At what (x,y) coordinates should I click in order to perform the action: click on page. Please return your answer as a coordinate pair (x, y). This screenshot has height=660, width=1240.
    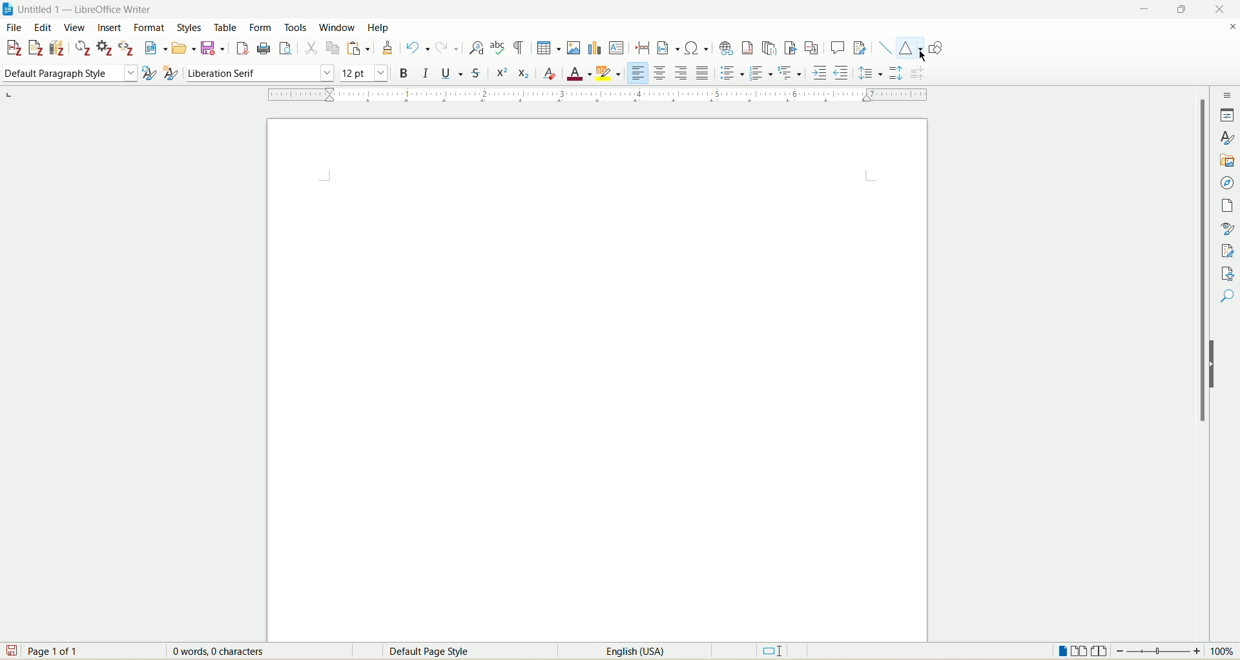
    Looking at the image, I should click on (598, 378).